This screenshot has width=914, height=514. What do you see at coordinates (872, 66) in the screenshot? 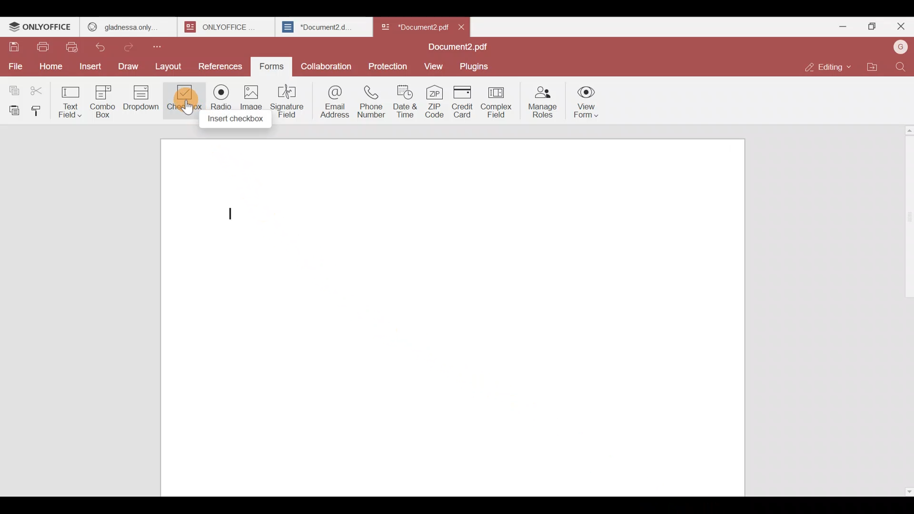
I see `Open file location` at bounding box center [872, 66].